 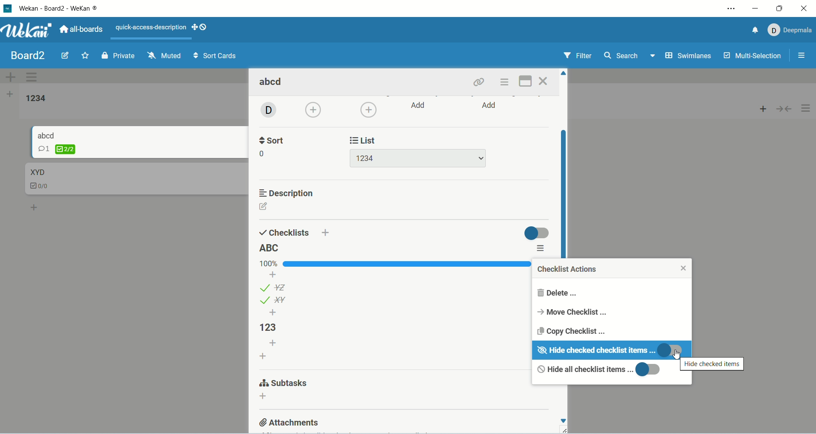 I want to click on add, so click(x=490, y=106).